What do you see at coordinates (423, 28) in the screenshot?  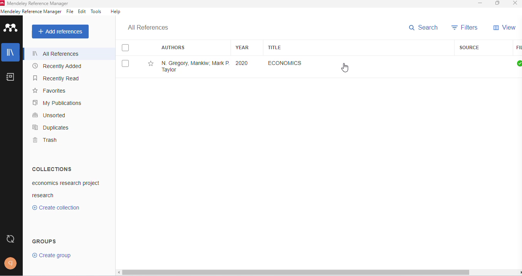 I see `search` at bounding box center [423, 28].